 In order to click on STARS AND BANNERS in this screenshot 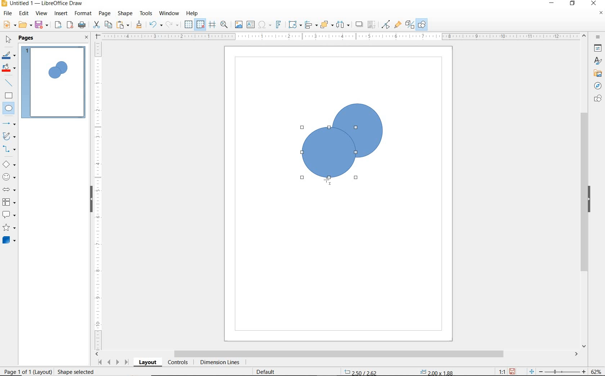, I will do `click(9, 228)`.